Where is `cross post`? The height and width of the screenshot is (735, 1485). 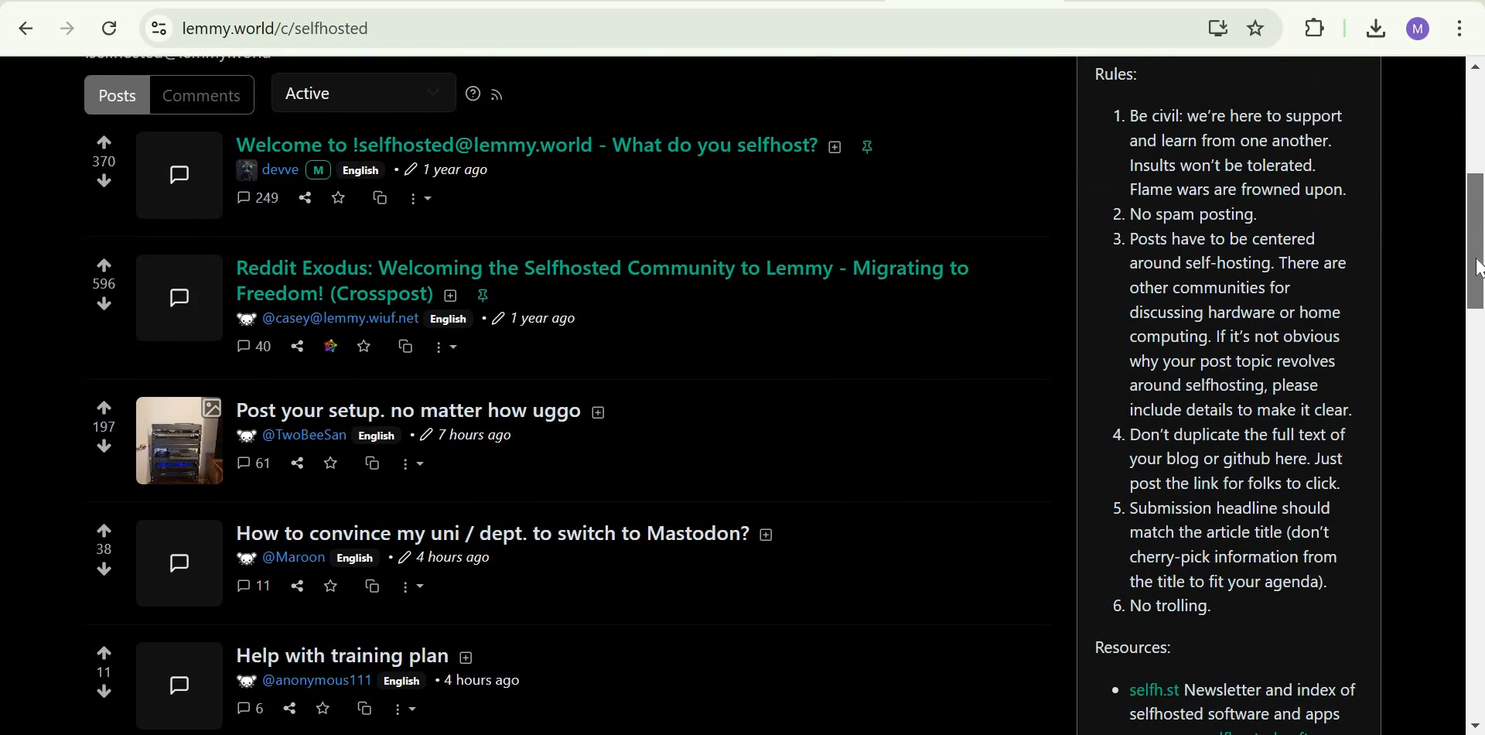
cross post is located at coordinates (379, 197).